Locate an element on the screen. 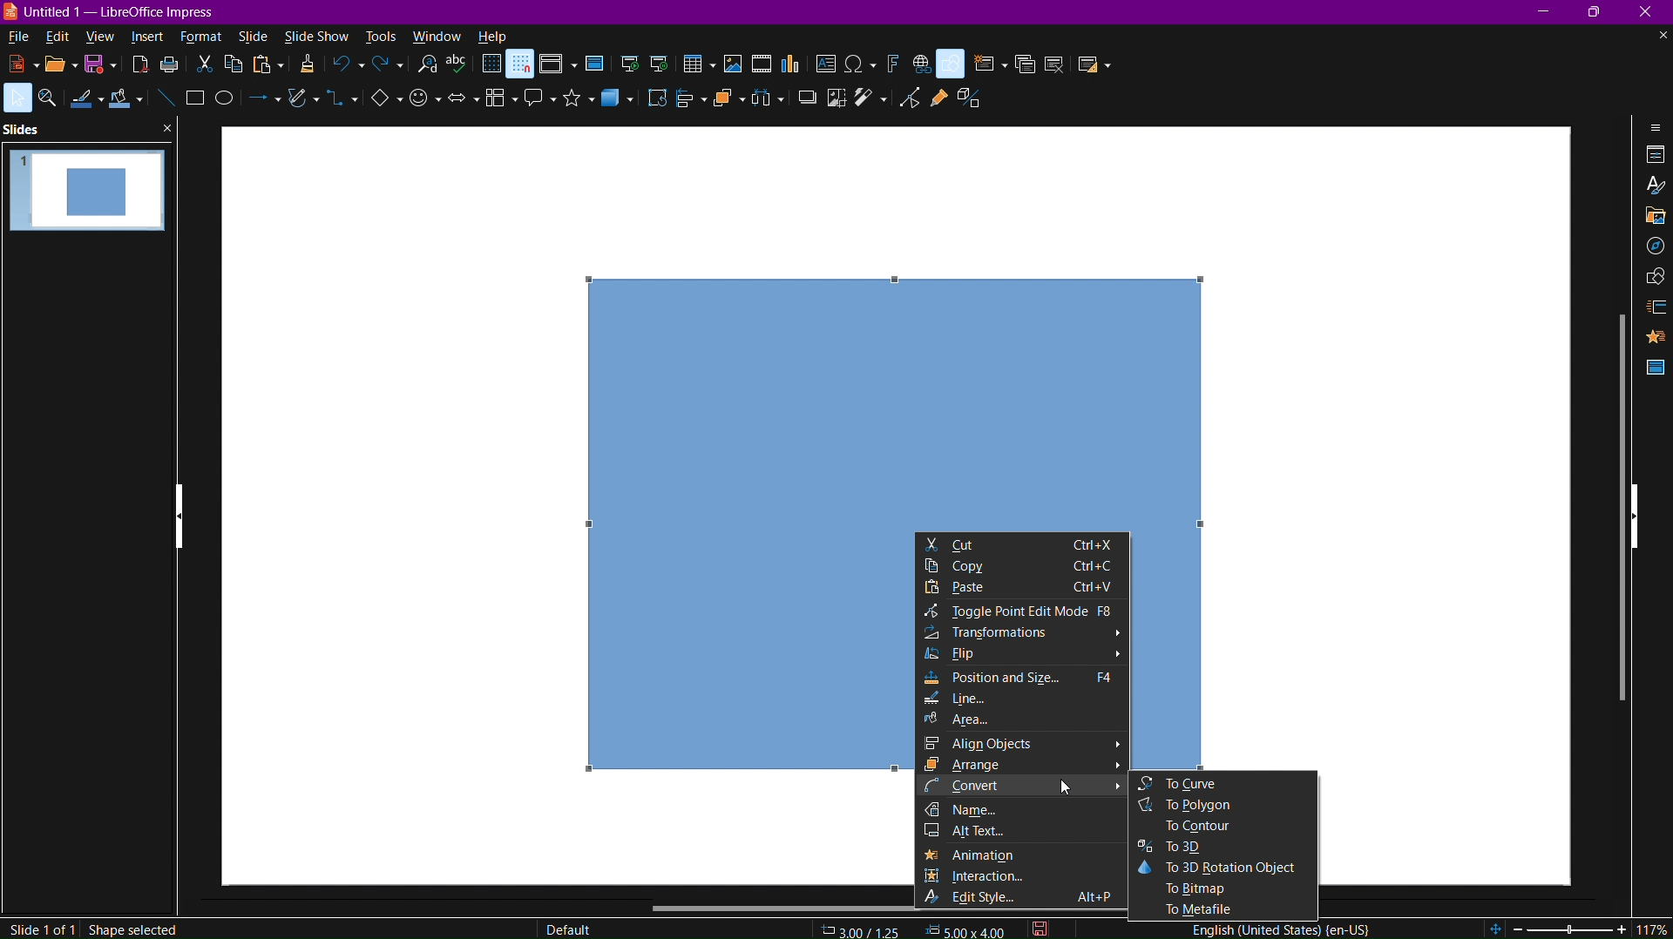 The height and width of the screenshot is (939, 1673). Flowchart is located at coordinates (496, 103).